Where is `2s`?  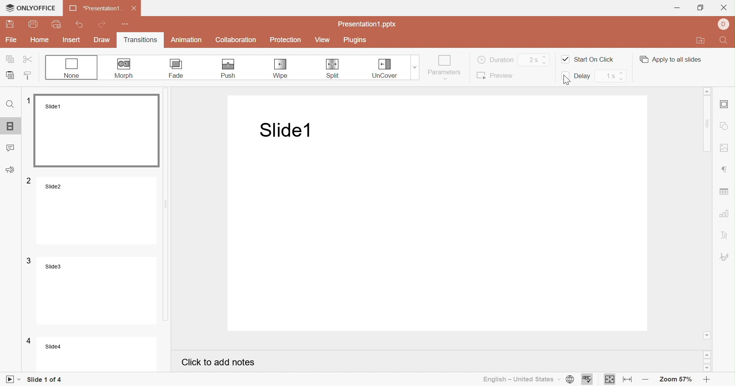 2s is located at coordinates (532, 60).